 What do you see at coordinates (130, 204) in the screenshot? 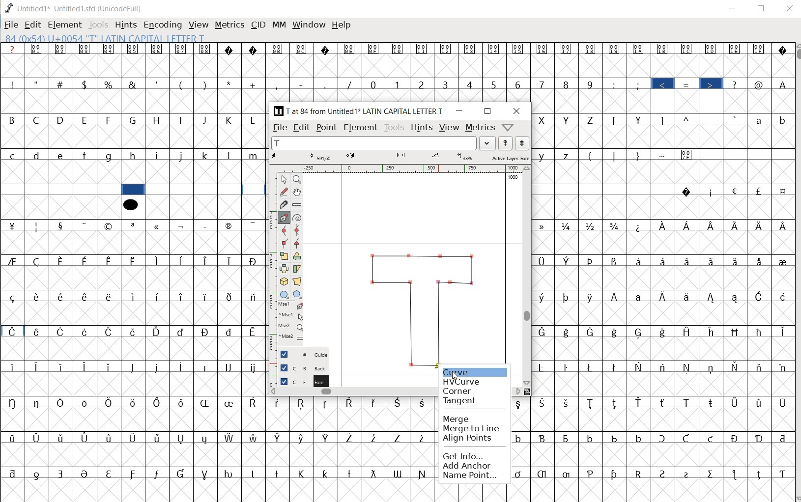
I see `symbol` at bounding box center [130, 204].